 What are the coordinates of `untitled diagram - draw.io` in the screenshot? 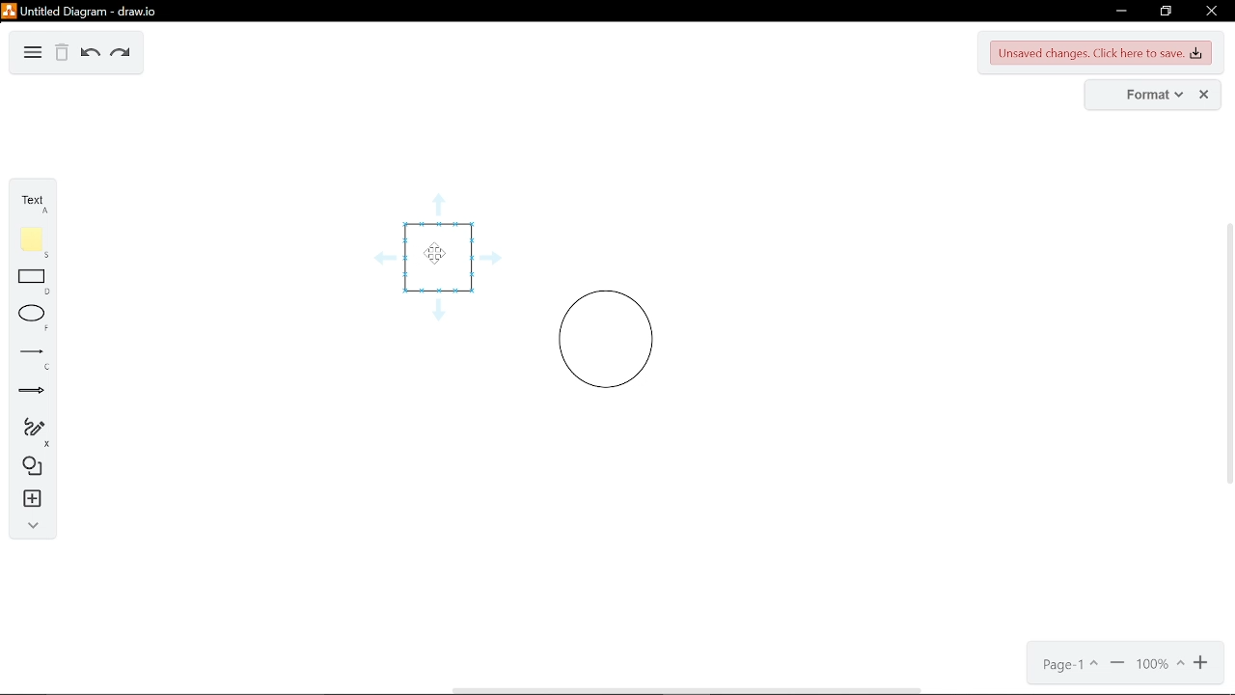 It's located at (81, 10).